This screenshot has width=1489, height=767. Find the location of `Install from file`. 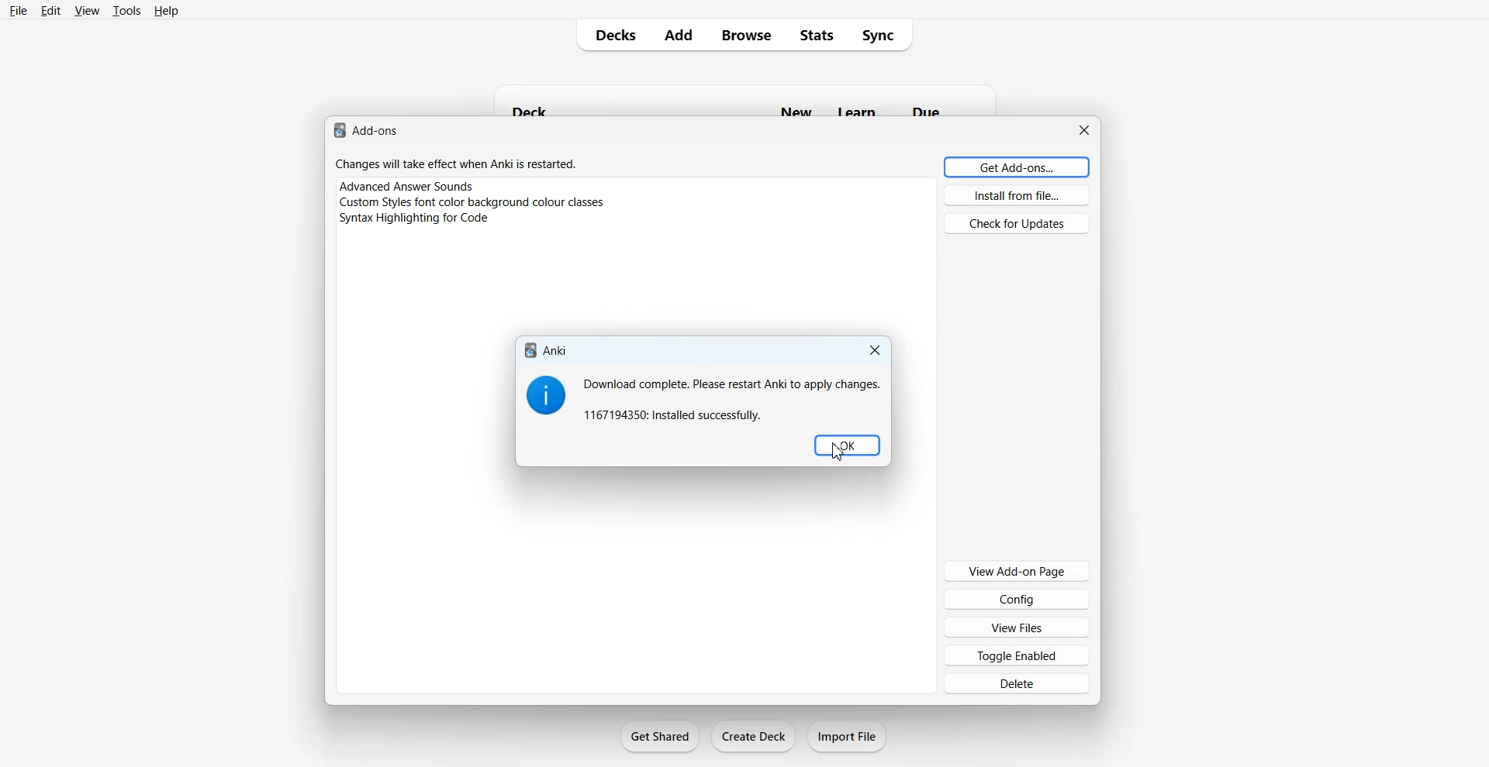

Install from file is located at coordinates (1018, 195).